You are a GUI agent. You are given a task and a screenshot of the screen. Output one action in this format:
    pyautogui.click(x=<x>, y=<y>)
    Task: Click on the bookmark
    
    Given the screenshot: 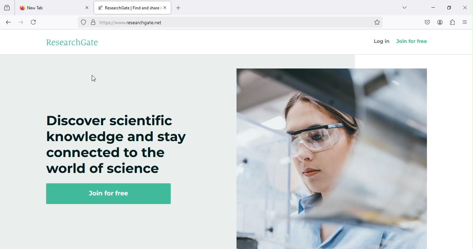 What is the action you would take?
    pyautogui.click(x=378, y=22)
    